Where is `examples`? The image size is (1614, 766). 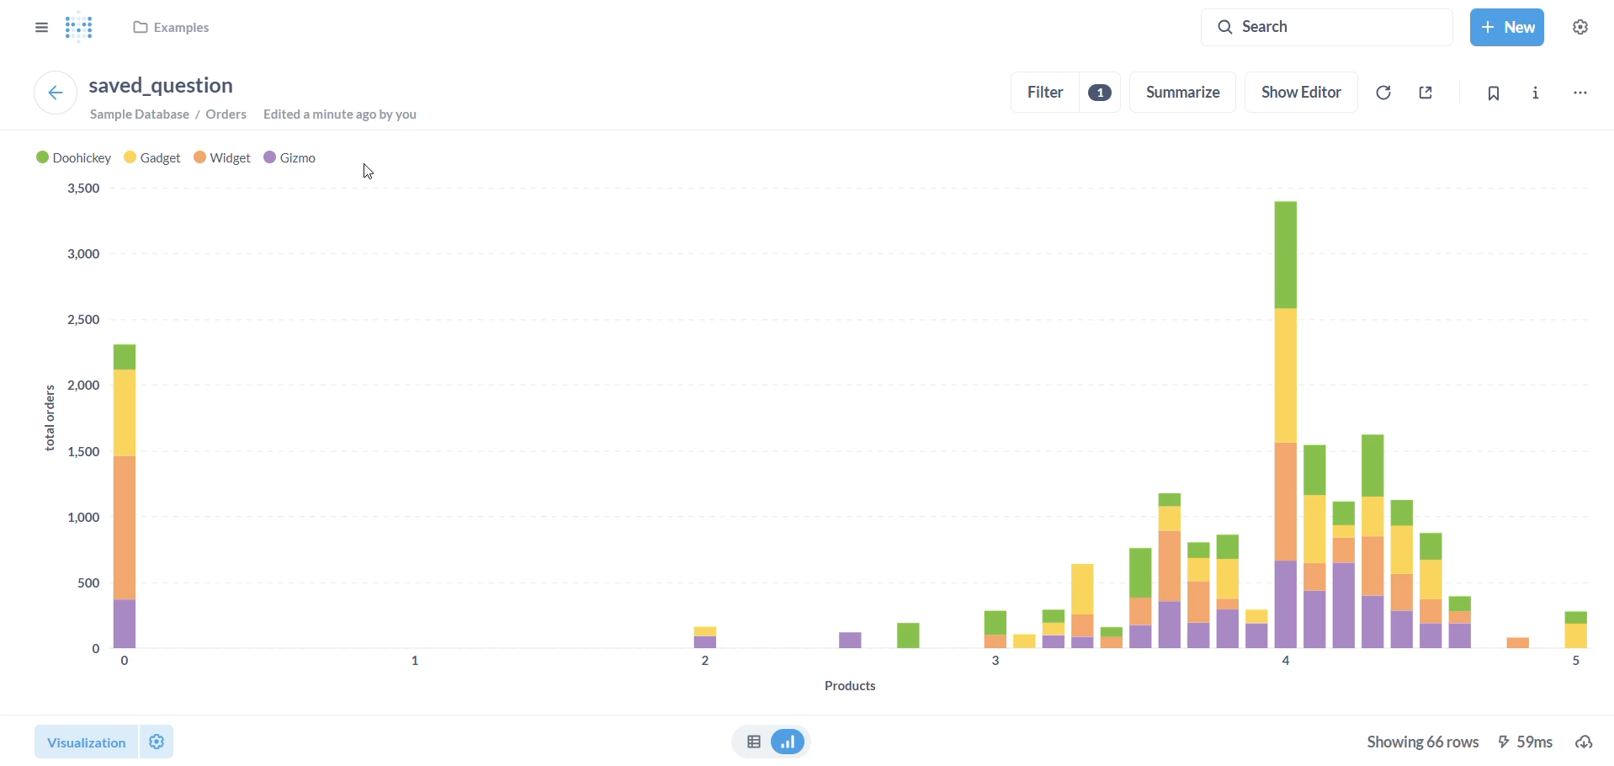
examples is located at coordinates (176, 31).